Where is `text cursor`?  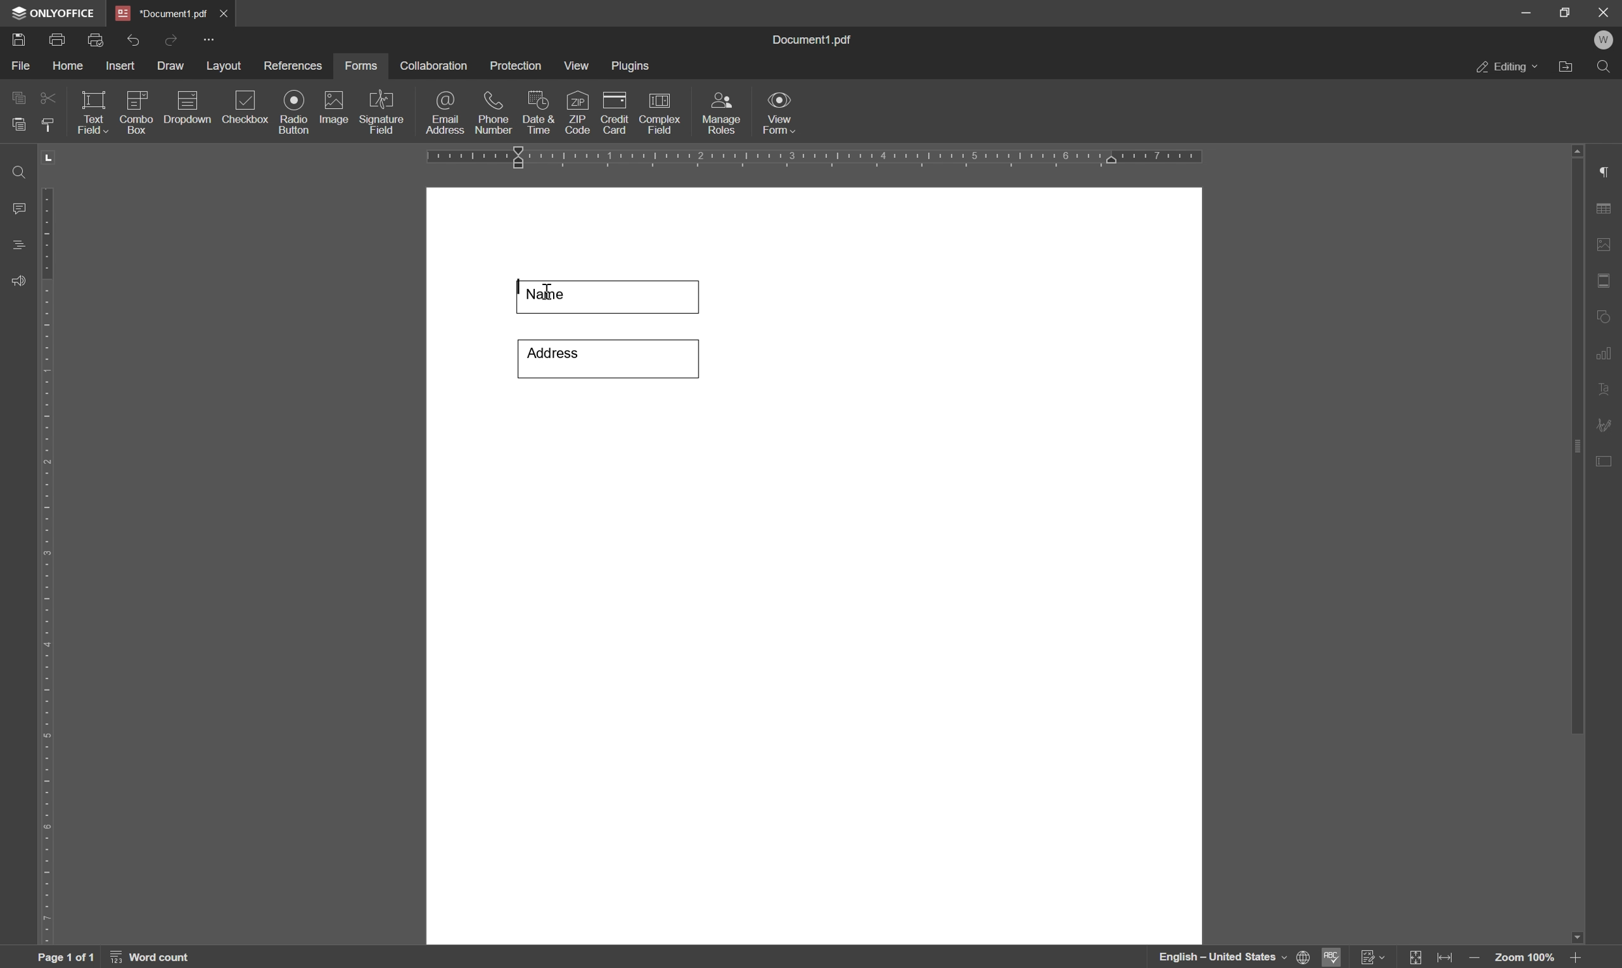
text cursor is located at coordinates (545, 296).